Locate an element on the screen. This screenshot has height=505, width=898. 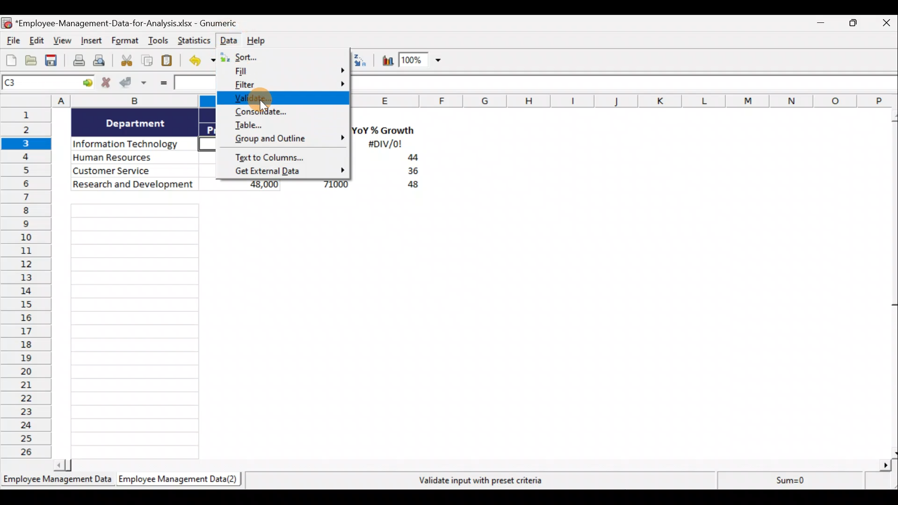
Close is located at coordinates (884, 25).